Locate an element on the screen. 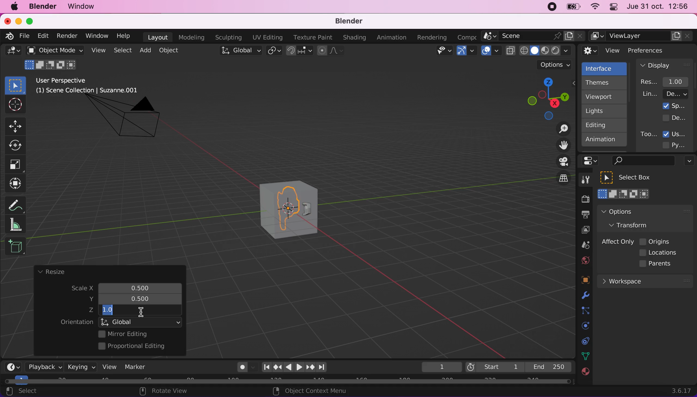 This screenshot has height=397, width=697. texture paint is located at coordinates (312, 37).